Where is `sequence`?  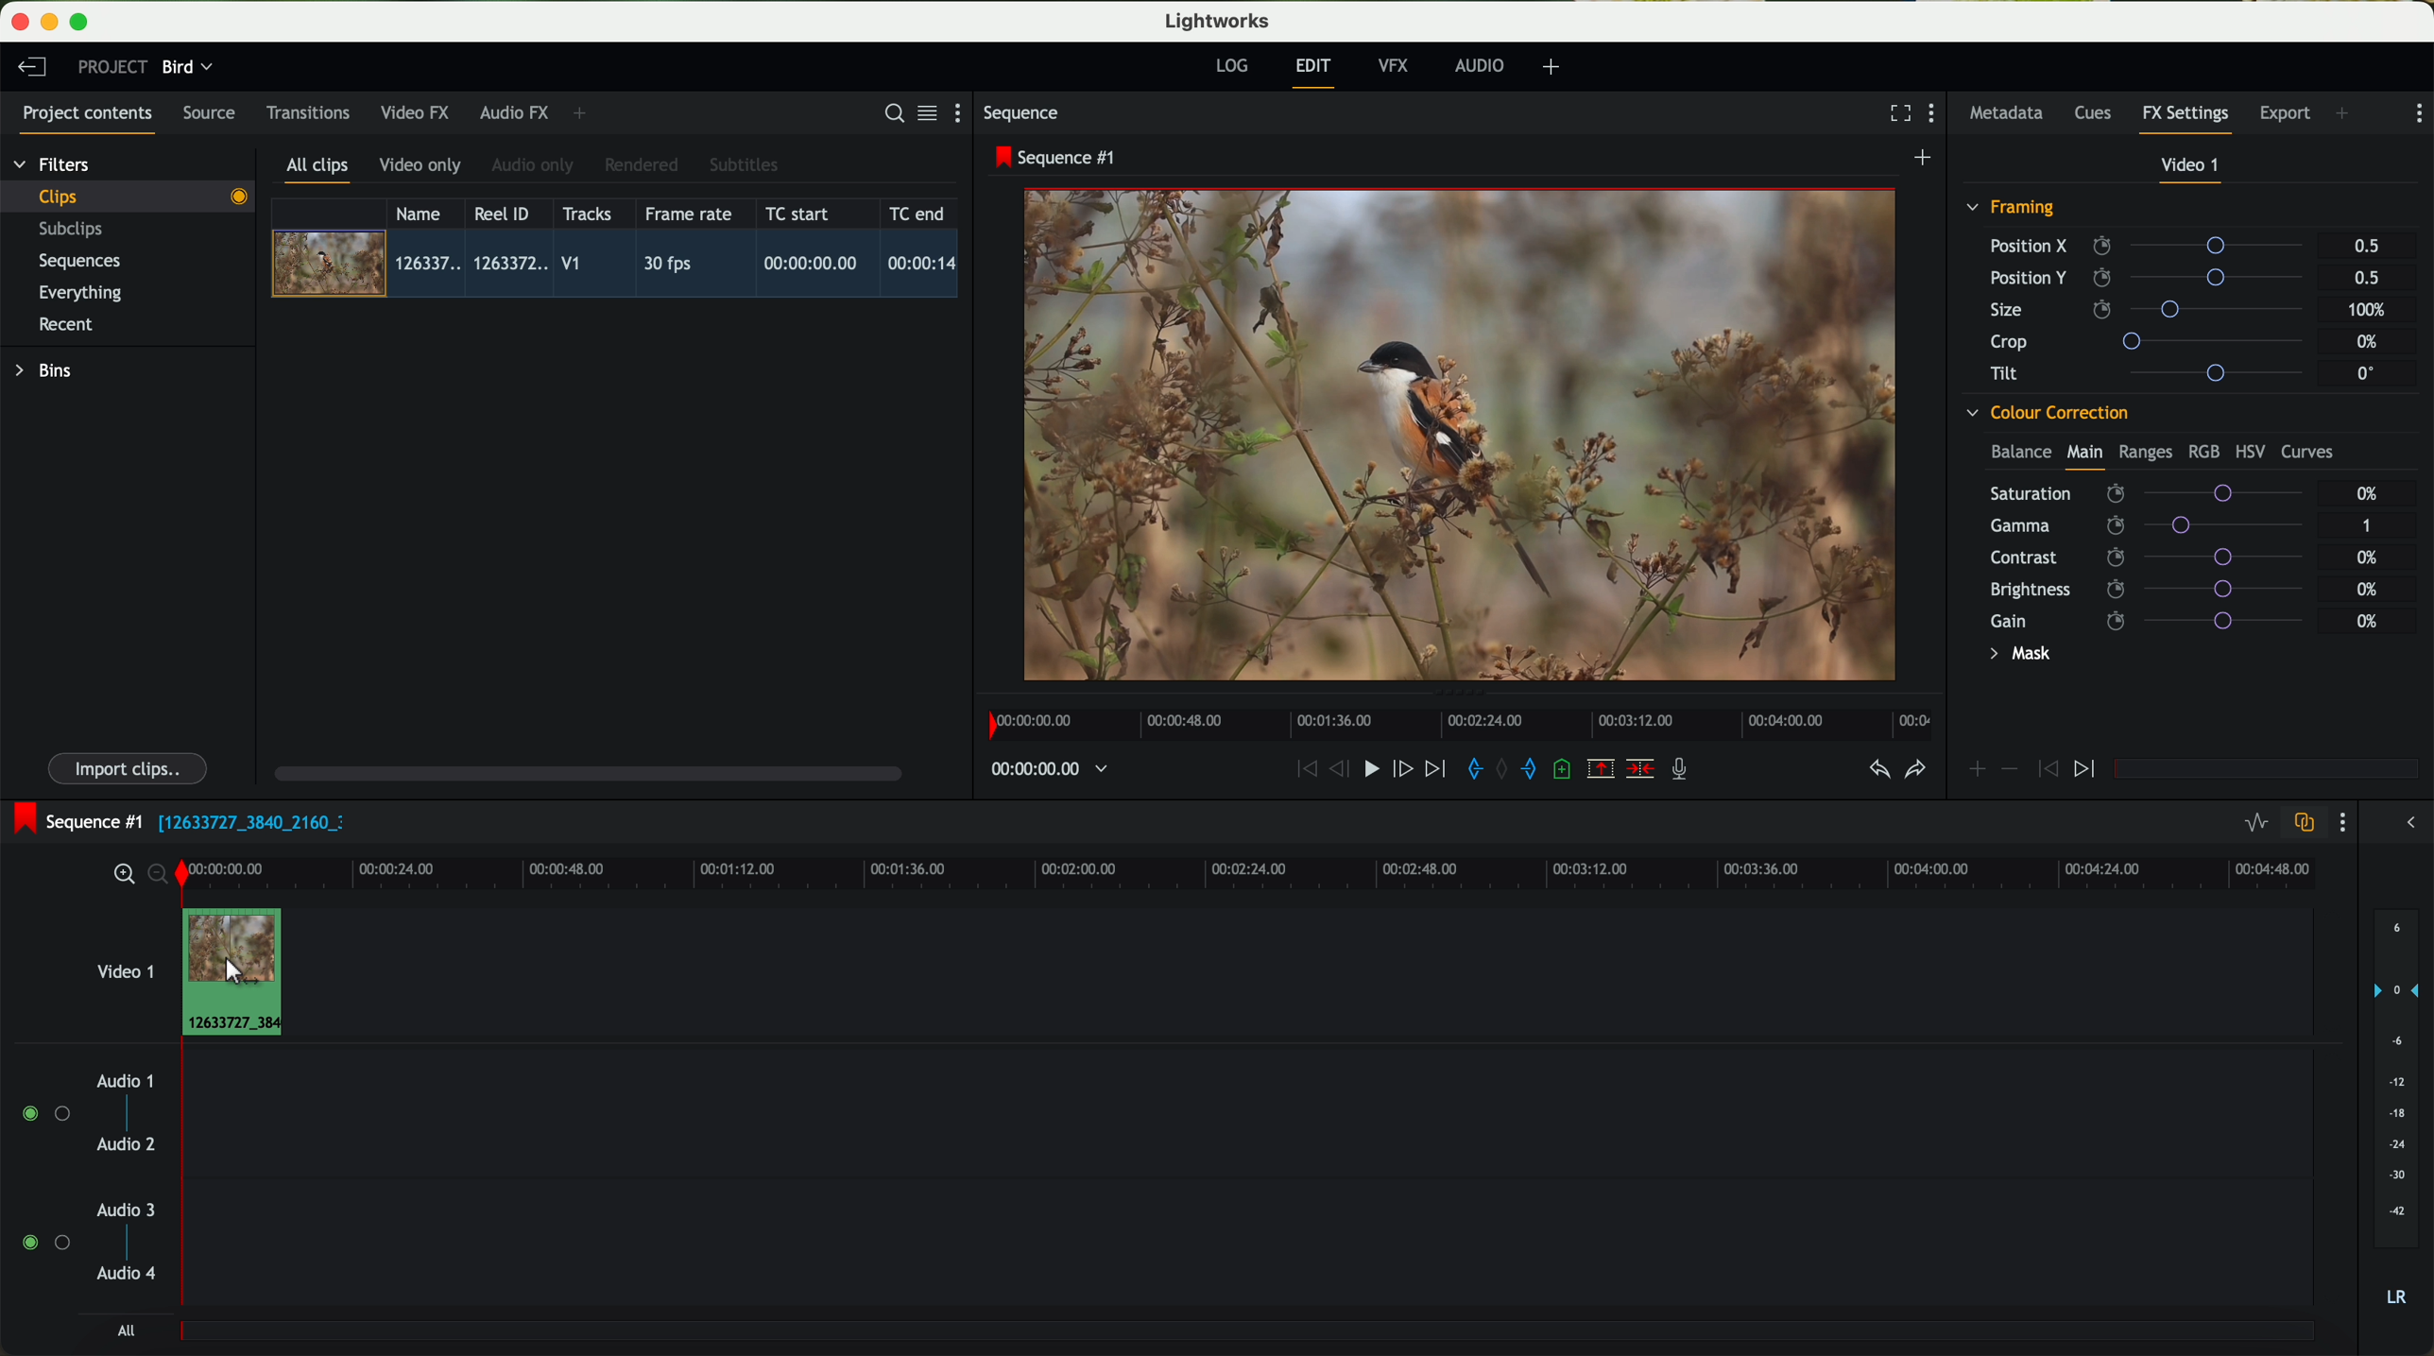
sequence is located at coordinates (1021, 113).